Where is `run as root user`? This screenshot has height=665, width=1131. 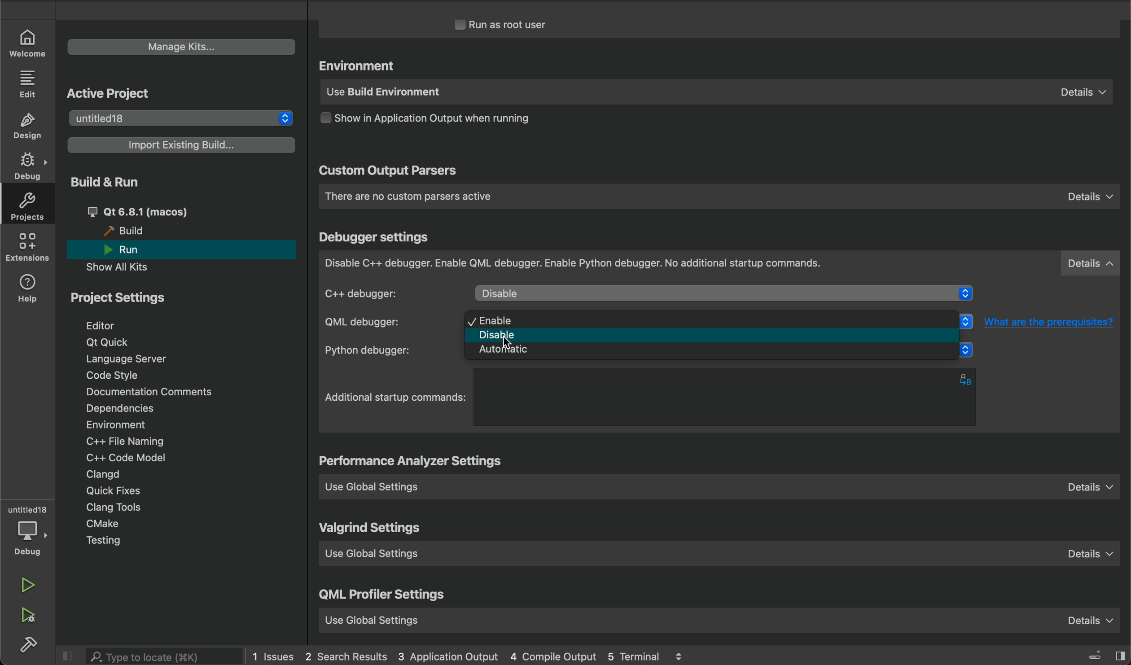 run as root user is located at coordinates (512, 24).